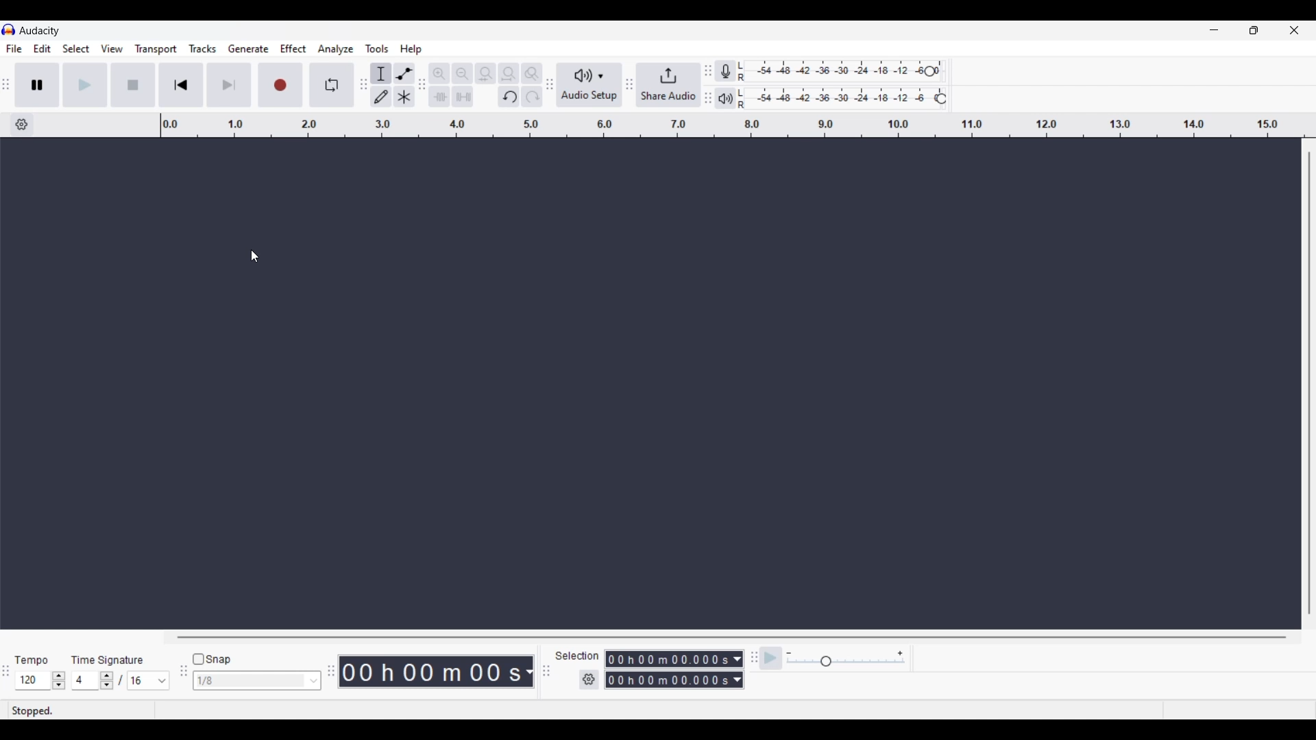 This screenshot has height=740, width=1316. What do you see at coordinates (14, 49) in the screenshot?
I see `File menu` at bounding box center [14, 49].